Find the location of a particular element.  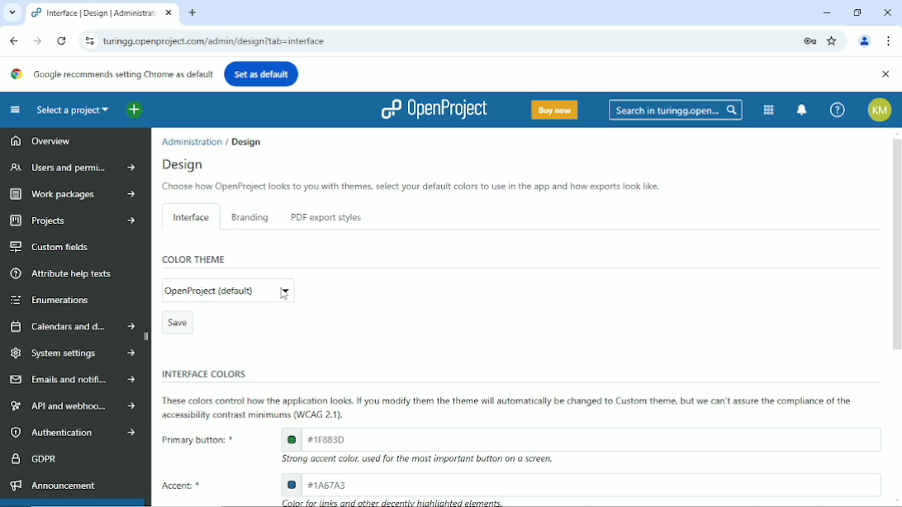

INTERFACE COLORS is located at coordinates (201, 373).